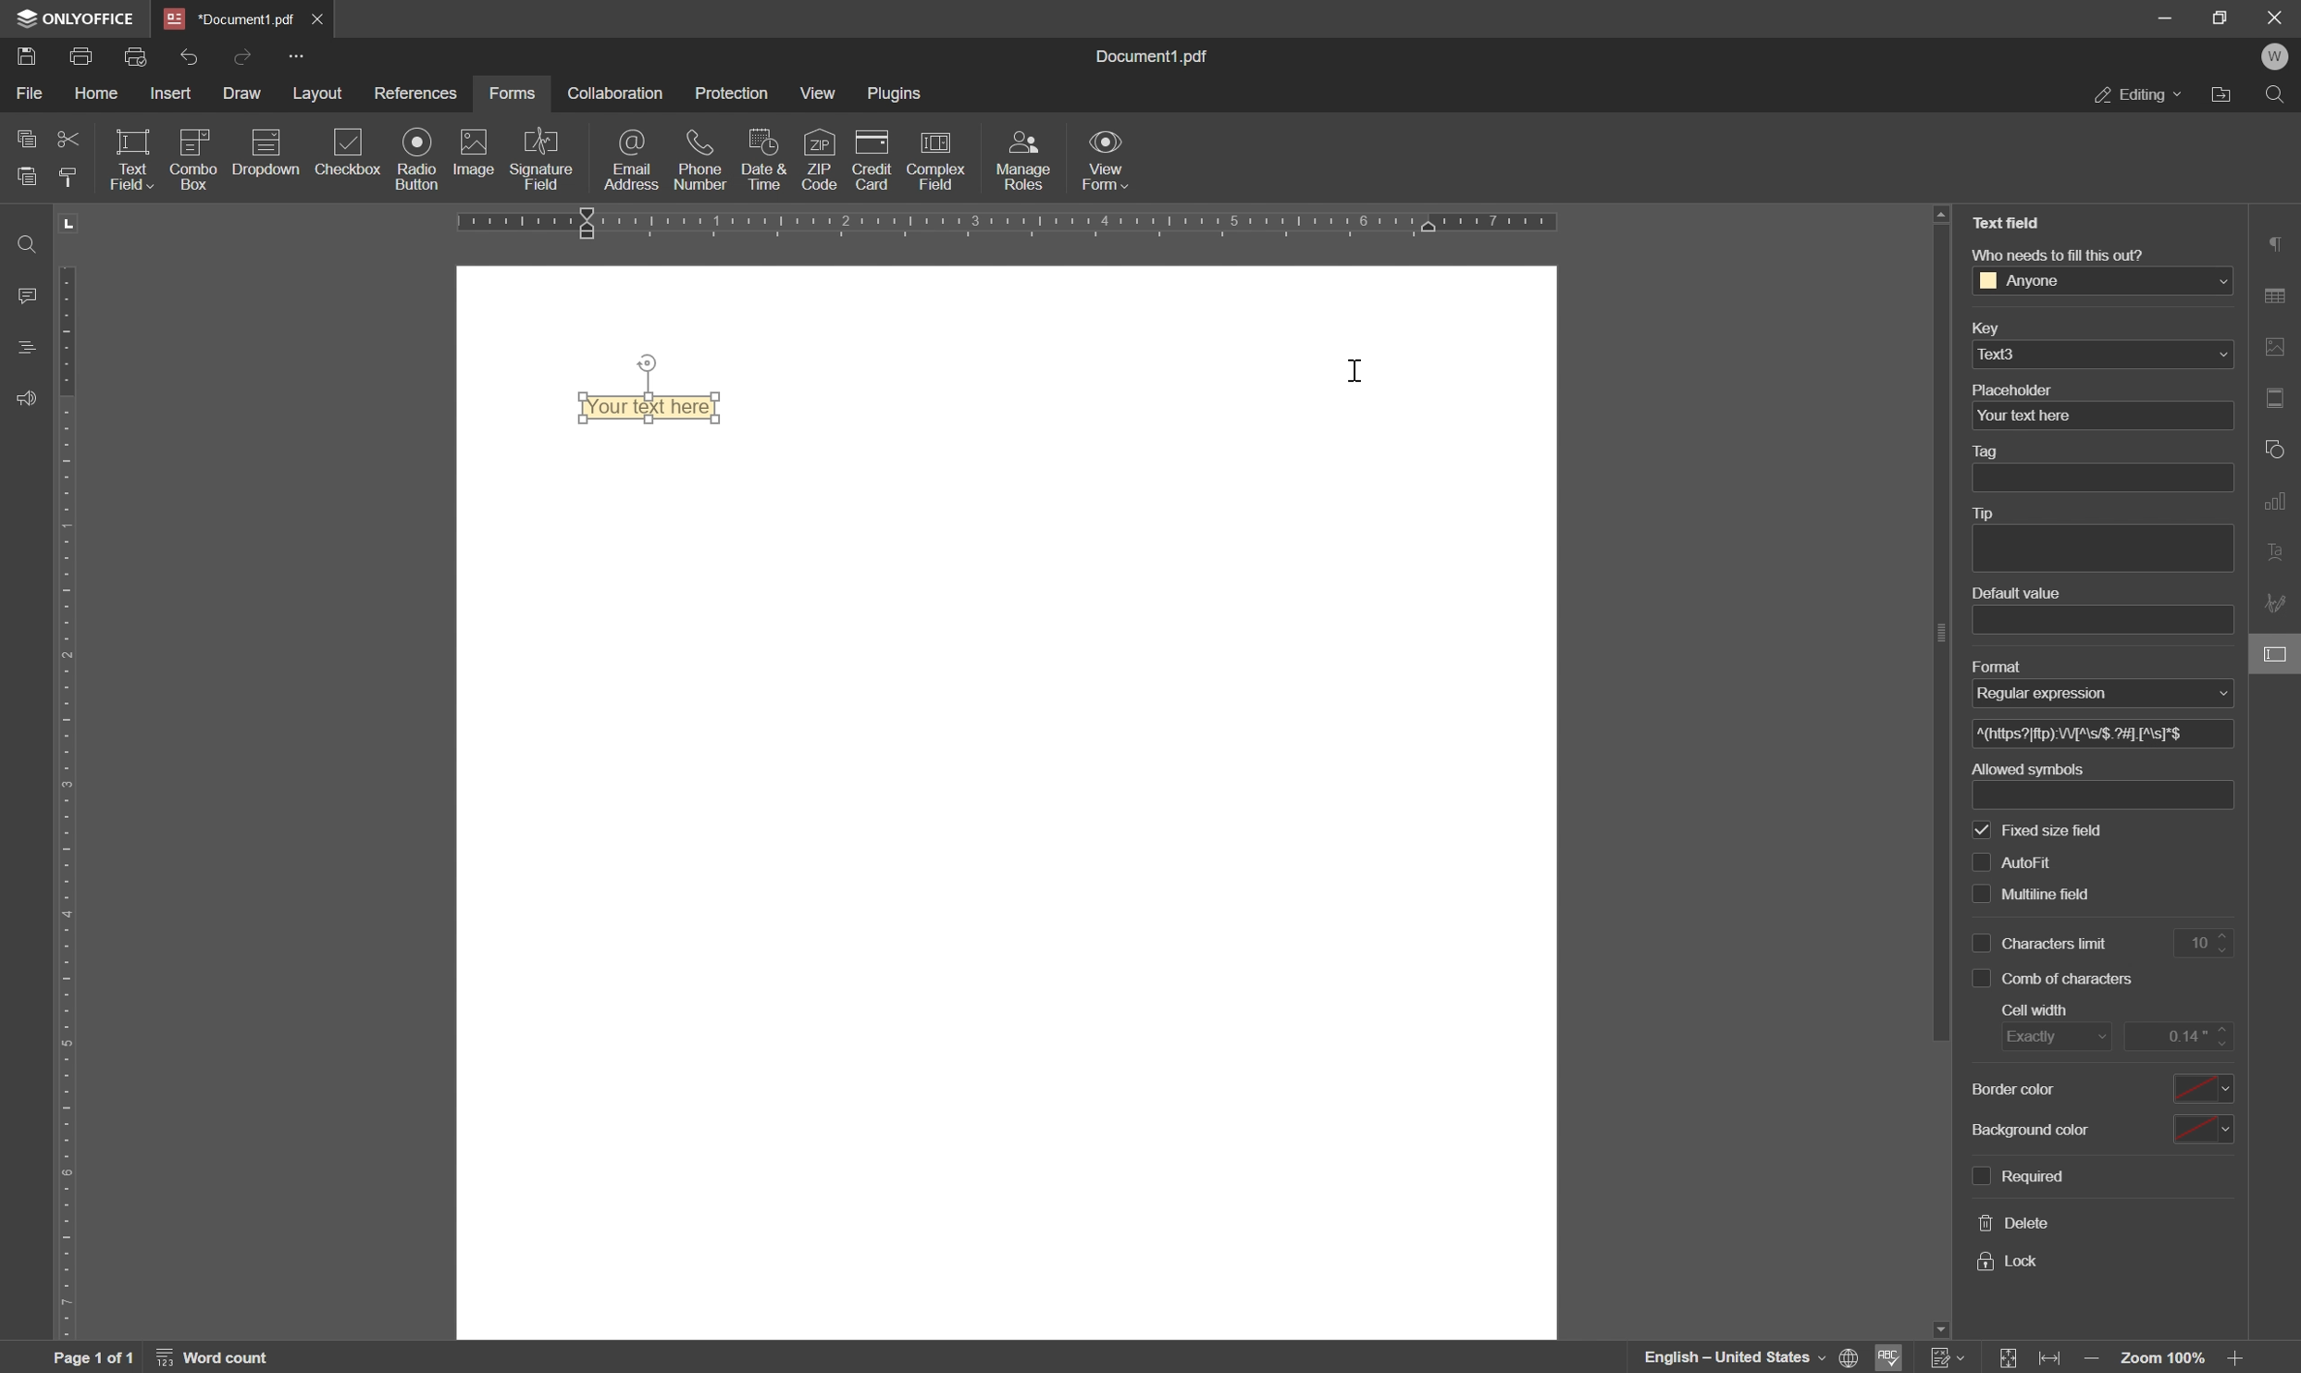 This screenshot has width=2301, height=1373. What do you see at coordinates (28, 93) in the screenshot?
I see `file` at bounding box center [28, 93].